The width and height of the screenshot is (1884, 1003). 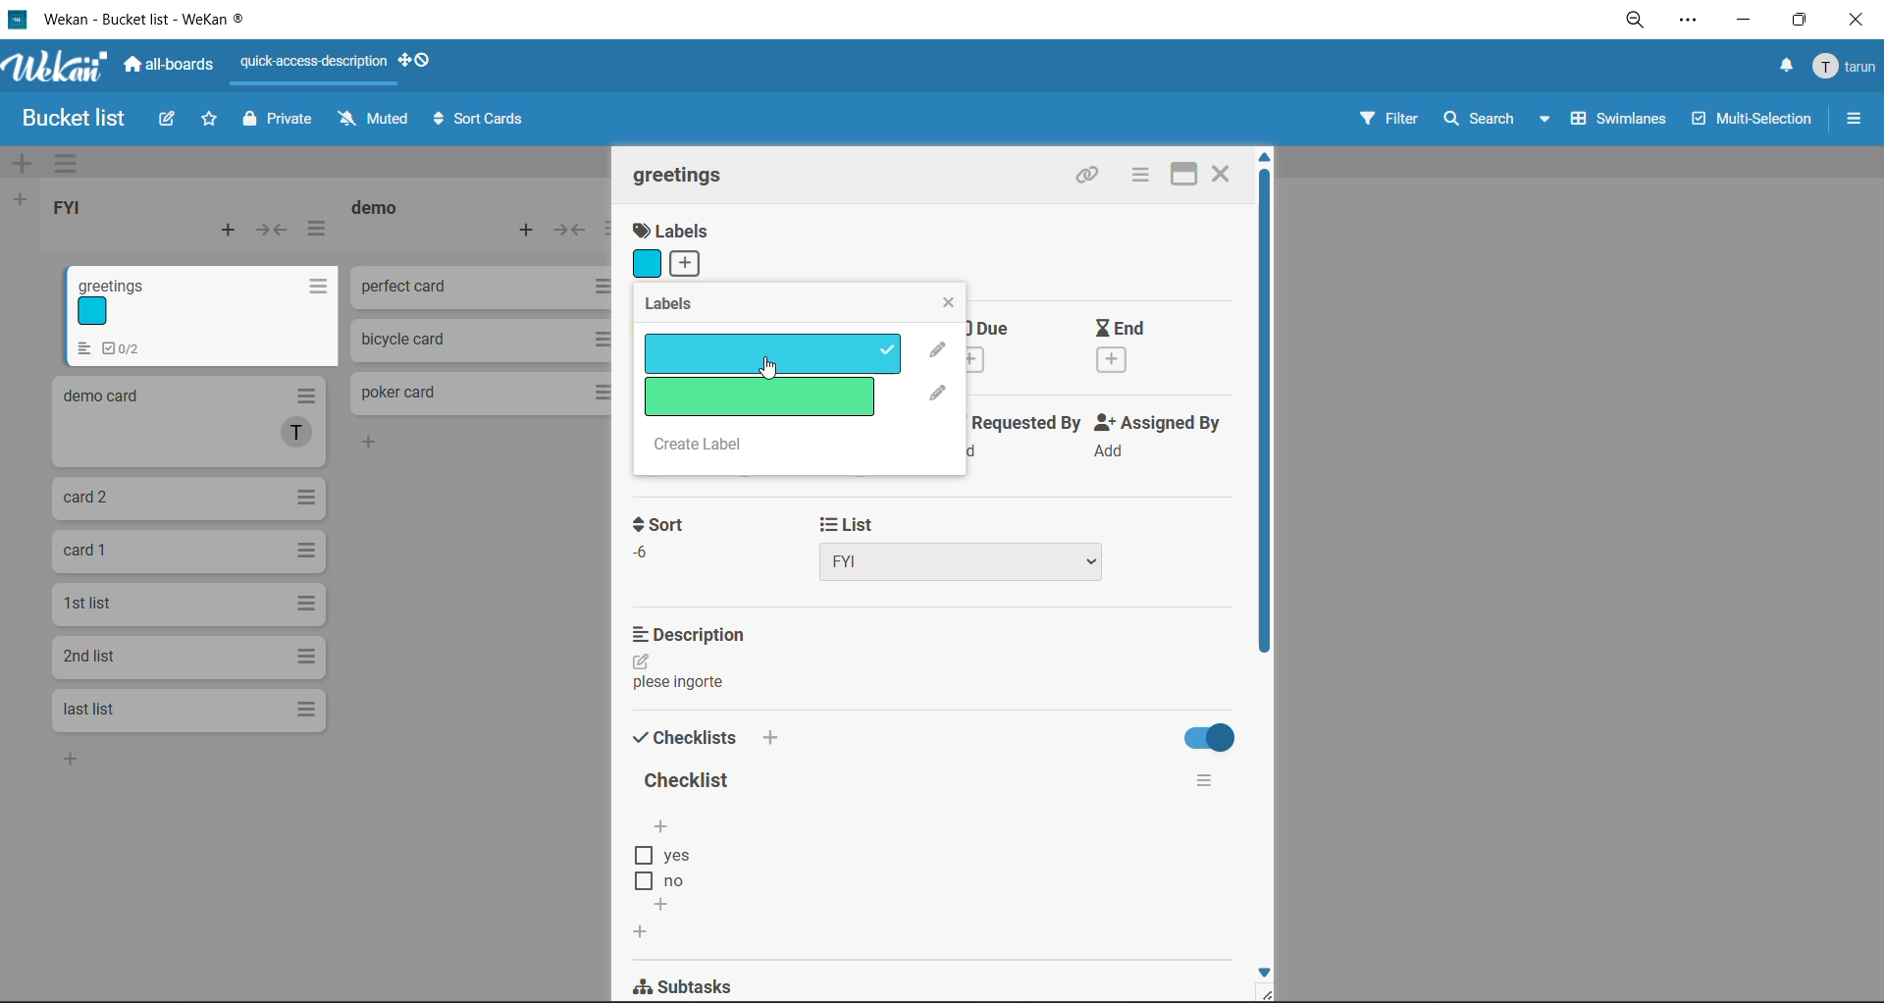 What do you see at coordinates (665, 901) in the screenshot?
I see `add checklist options` at bounding box center [665, 901].